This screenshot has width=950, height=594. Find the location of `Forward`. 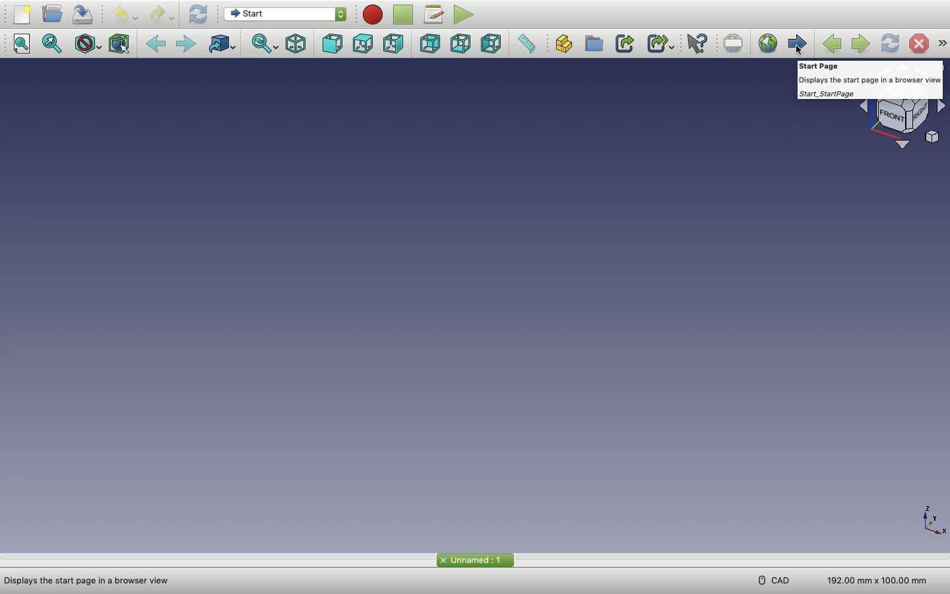

Forward is located at coordinates (186, 44).